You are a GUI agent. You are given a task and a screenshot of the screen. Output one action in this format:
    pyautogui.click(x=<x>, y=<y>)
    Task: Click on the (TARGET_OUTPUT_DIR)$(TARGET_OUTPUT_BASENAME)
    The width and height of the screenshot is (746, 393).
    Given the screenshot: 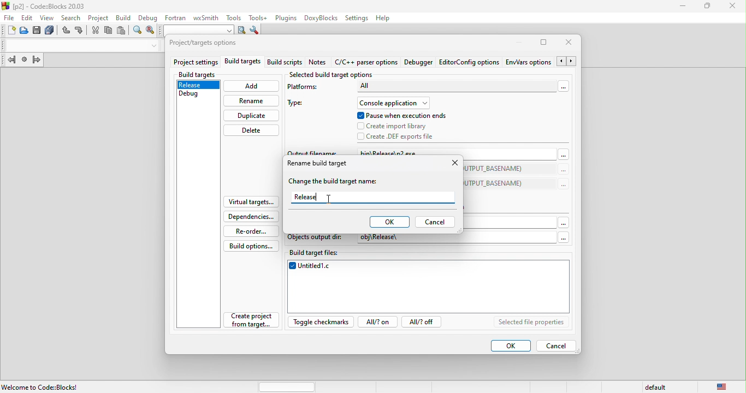 What is the action you would take?
    pyautogui.click(x=497, y=169)
    